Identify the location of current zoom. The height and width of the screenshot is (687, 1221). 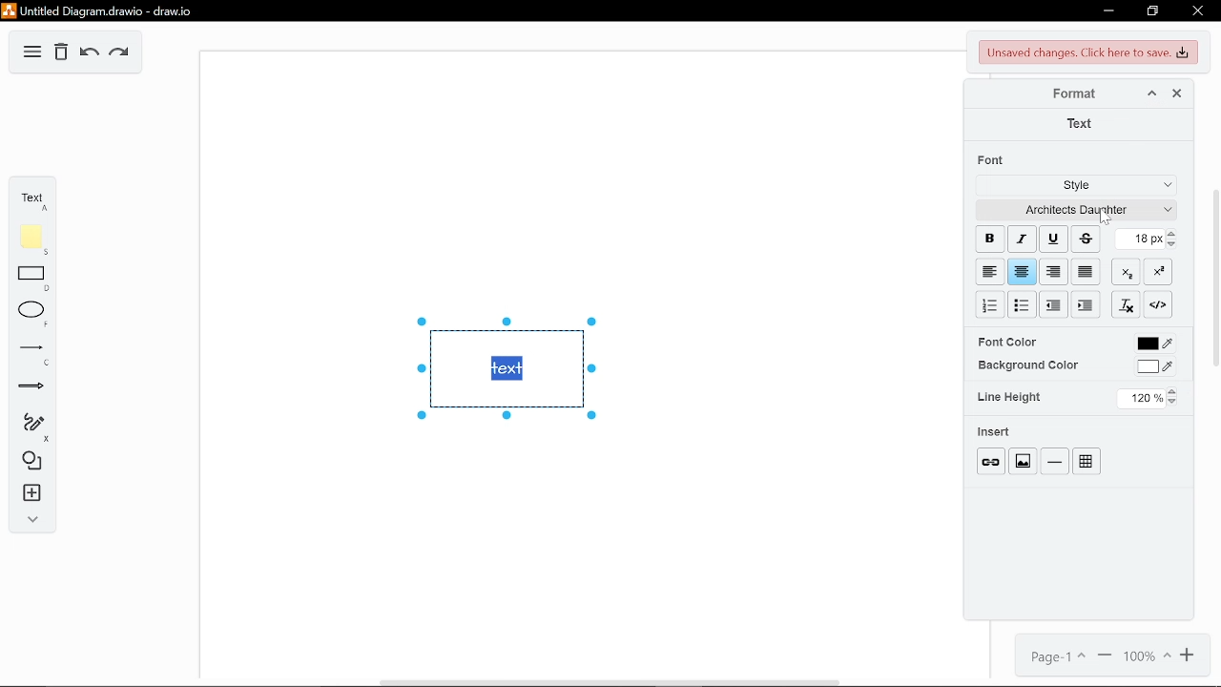
(1147, 657).